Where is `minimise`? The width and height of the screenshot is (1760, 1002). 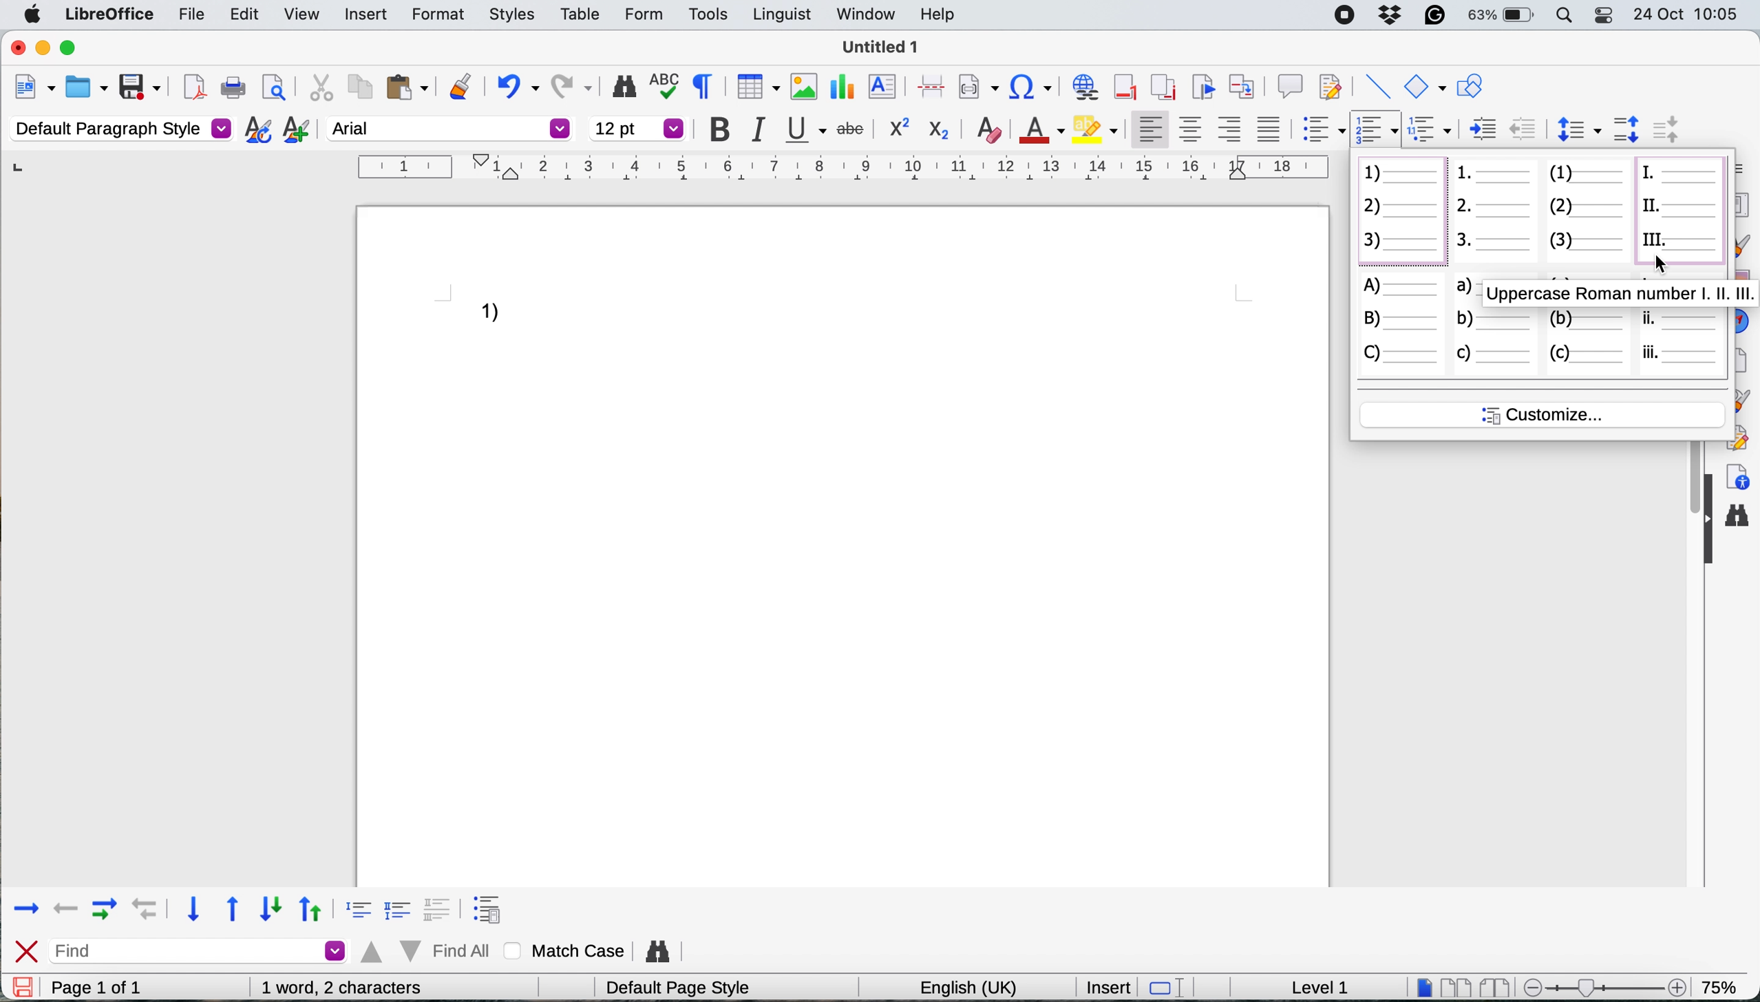
minimise is located at coordinates (43, 48).